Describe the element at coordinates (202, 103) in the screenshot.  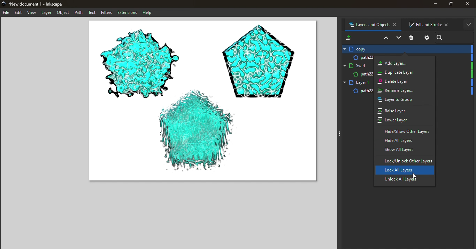
I see `Canvas showing different shapes` at that location.